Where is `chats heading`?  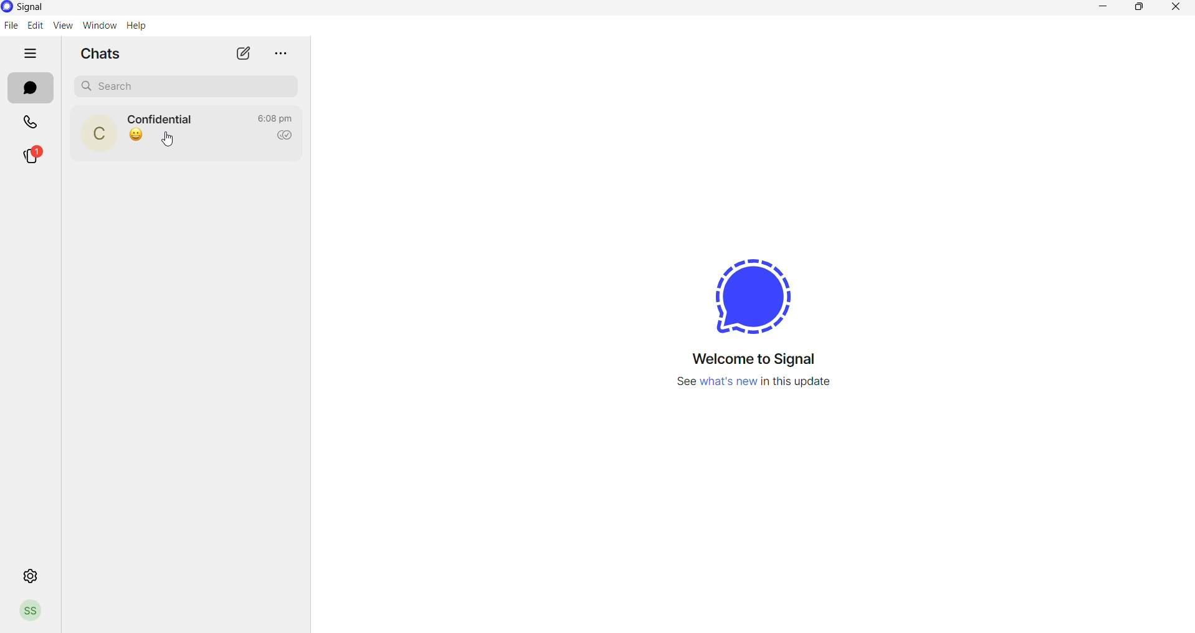 chats heading is located at coordinates (105, 56).